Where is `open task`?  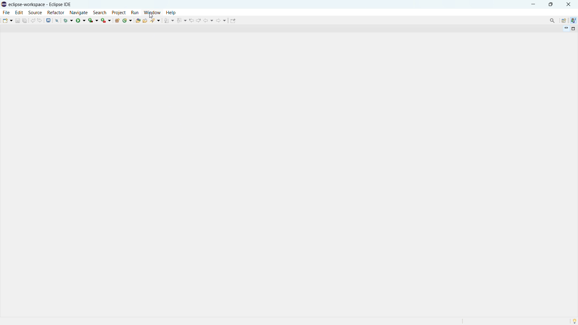
open task is located at coordinates (146, 20).